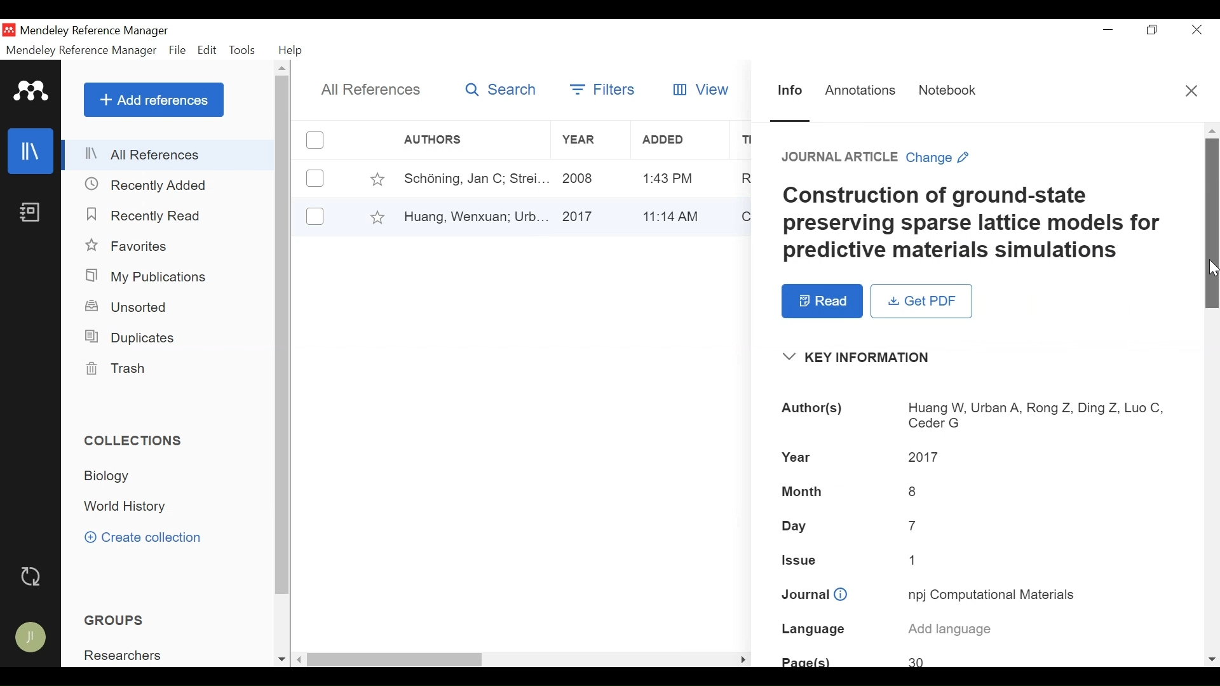 The height and width of the screenshot is (686, 1220). I want to click on Mendeley Reference Manager, so click(81, 52).